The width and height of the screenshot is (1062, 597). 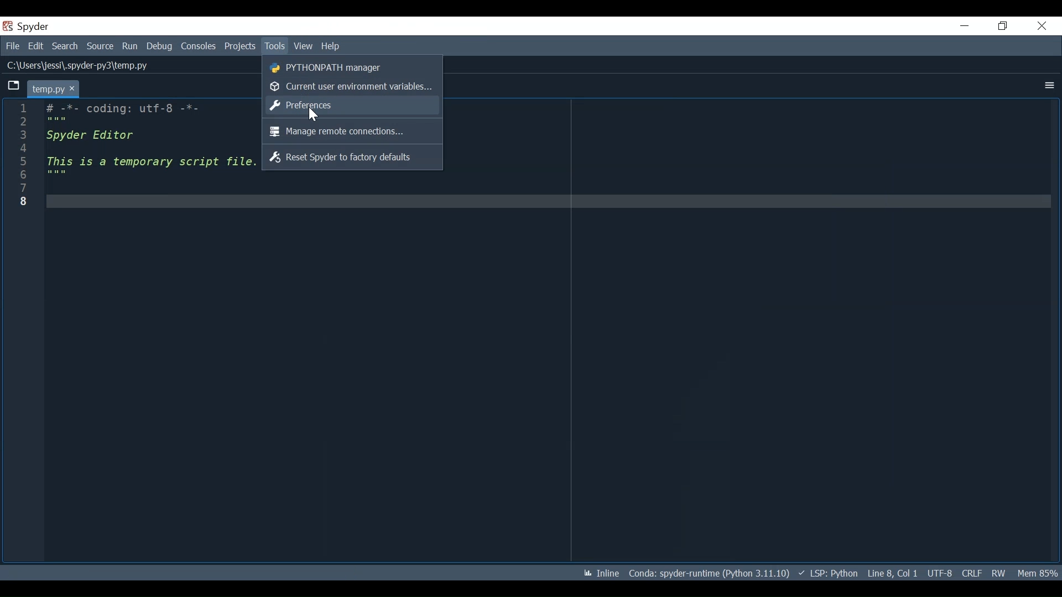 I want to click on Current user environment variables, so click(x=353, y=85).